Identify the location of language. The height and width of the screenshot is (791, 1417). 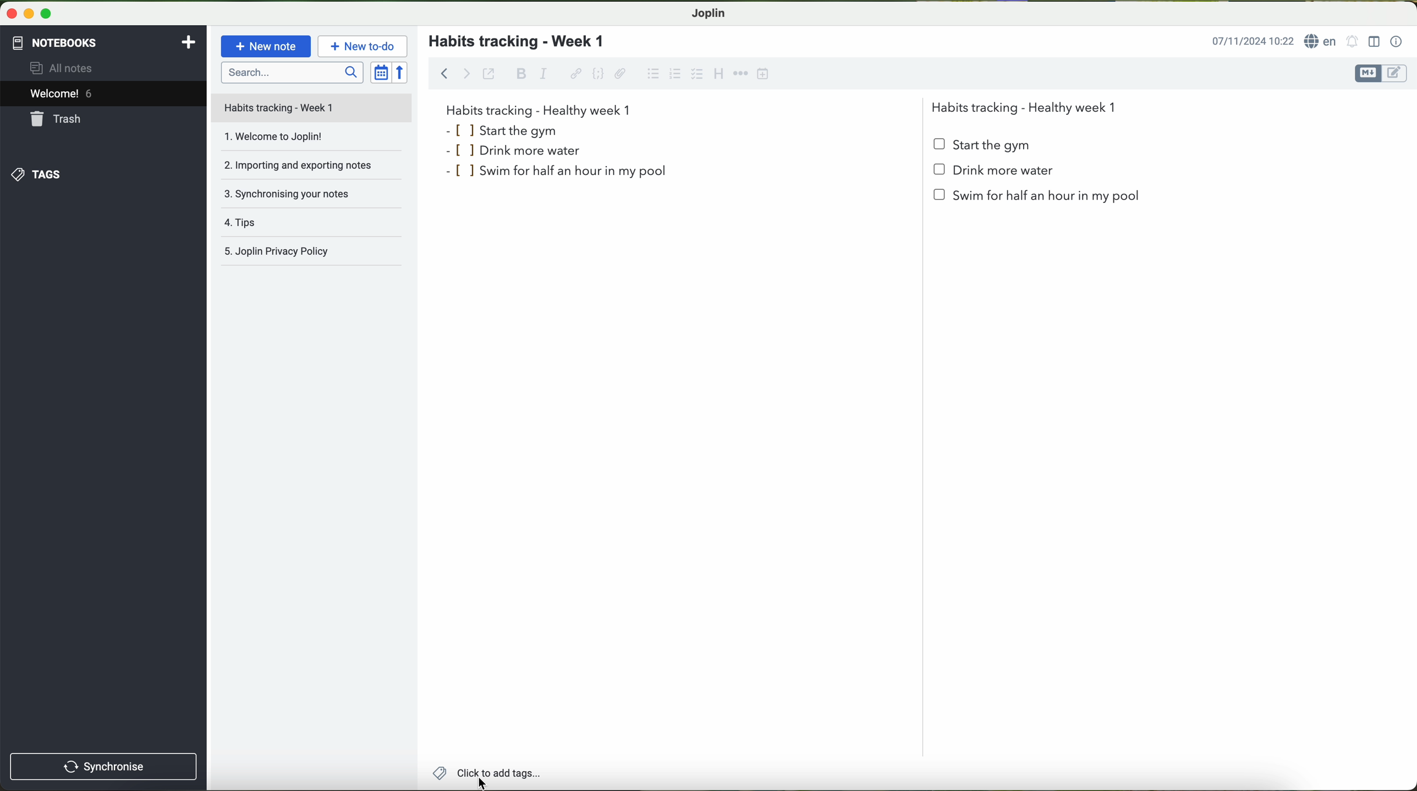
(1321, 41).